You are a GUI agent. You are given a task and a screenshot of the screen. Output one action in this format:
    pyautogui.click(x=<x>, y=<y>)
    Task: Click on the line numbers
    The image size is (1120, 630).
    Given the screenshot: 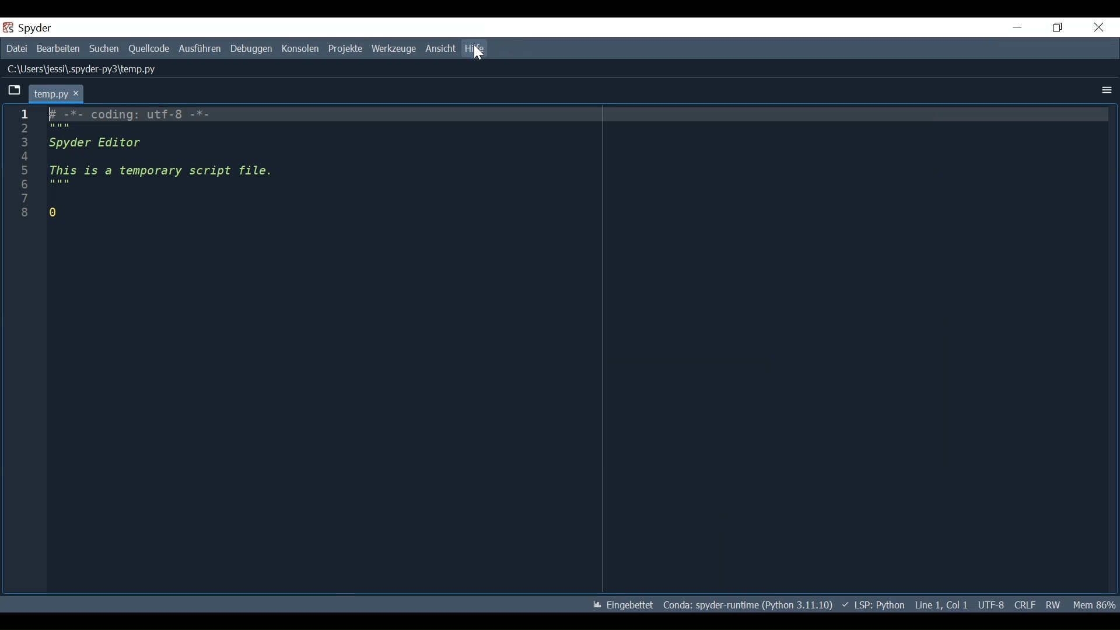 What is the action you would take?
    pyautogui.click(x=22, y=170)
    